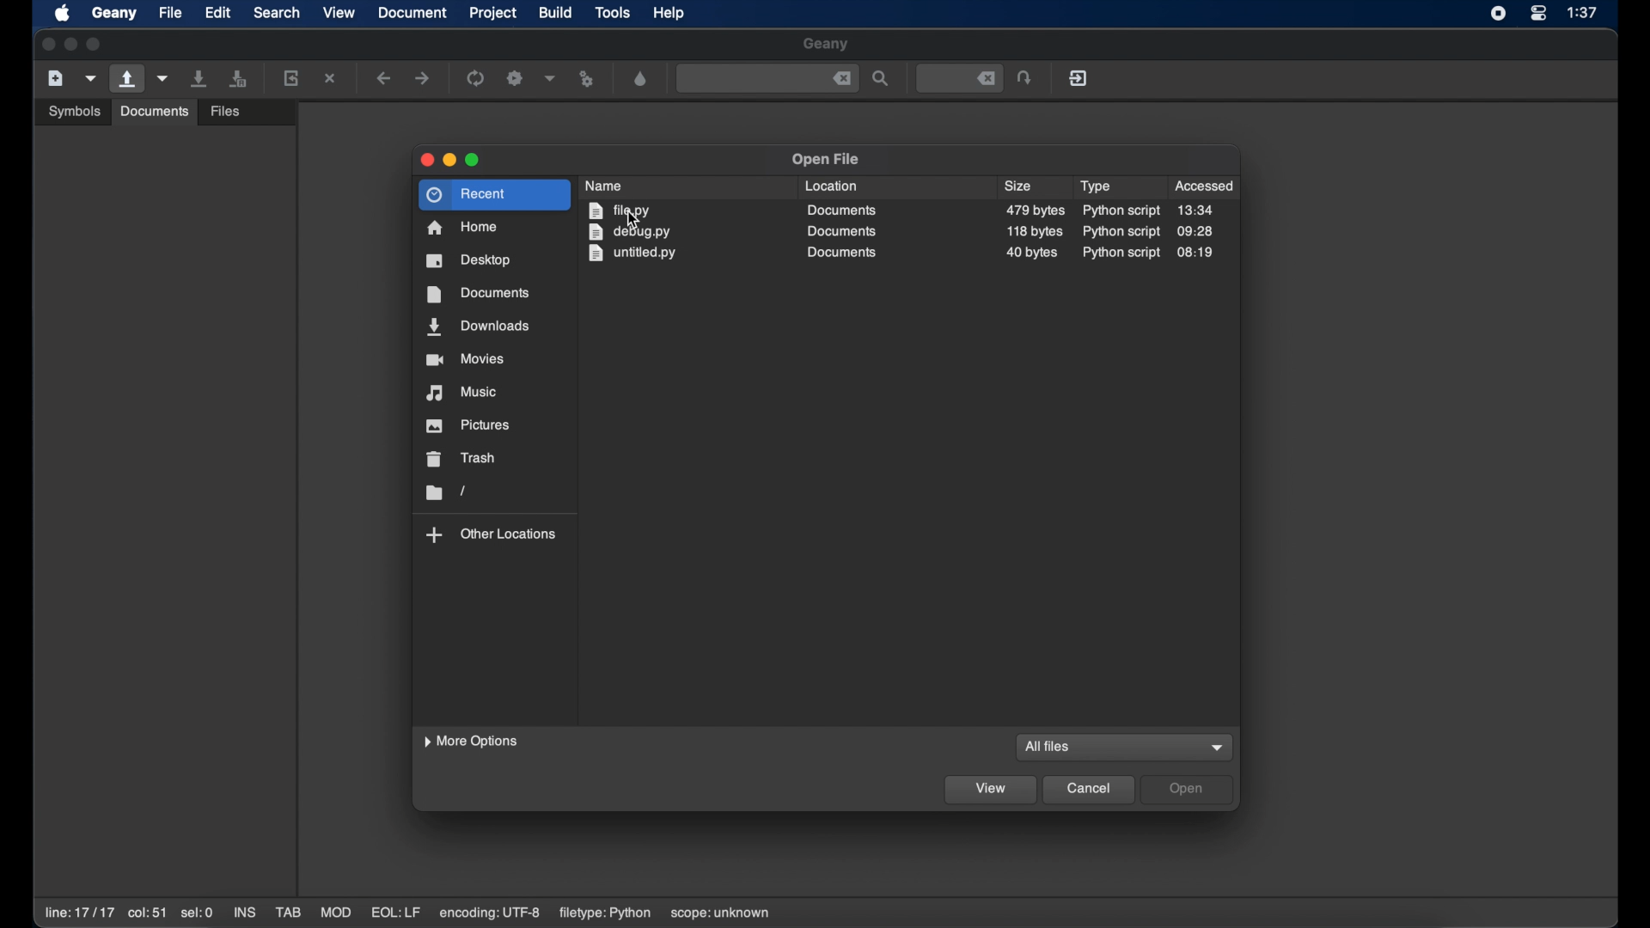 This screenshot has width=1650, height=928. Describe the element at coordinates (197, 913) in the screenshot. I see `sel:0` at that location.